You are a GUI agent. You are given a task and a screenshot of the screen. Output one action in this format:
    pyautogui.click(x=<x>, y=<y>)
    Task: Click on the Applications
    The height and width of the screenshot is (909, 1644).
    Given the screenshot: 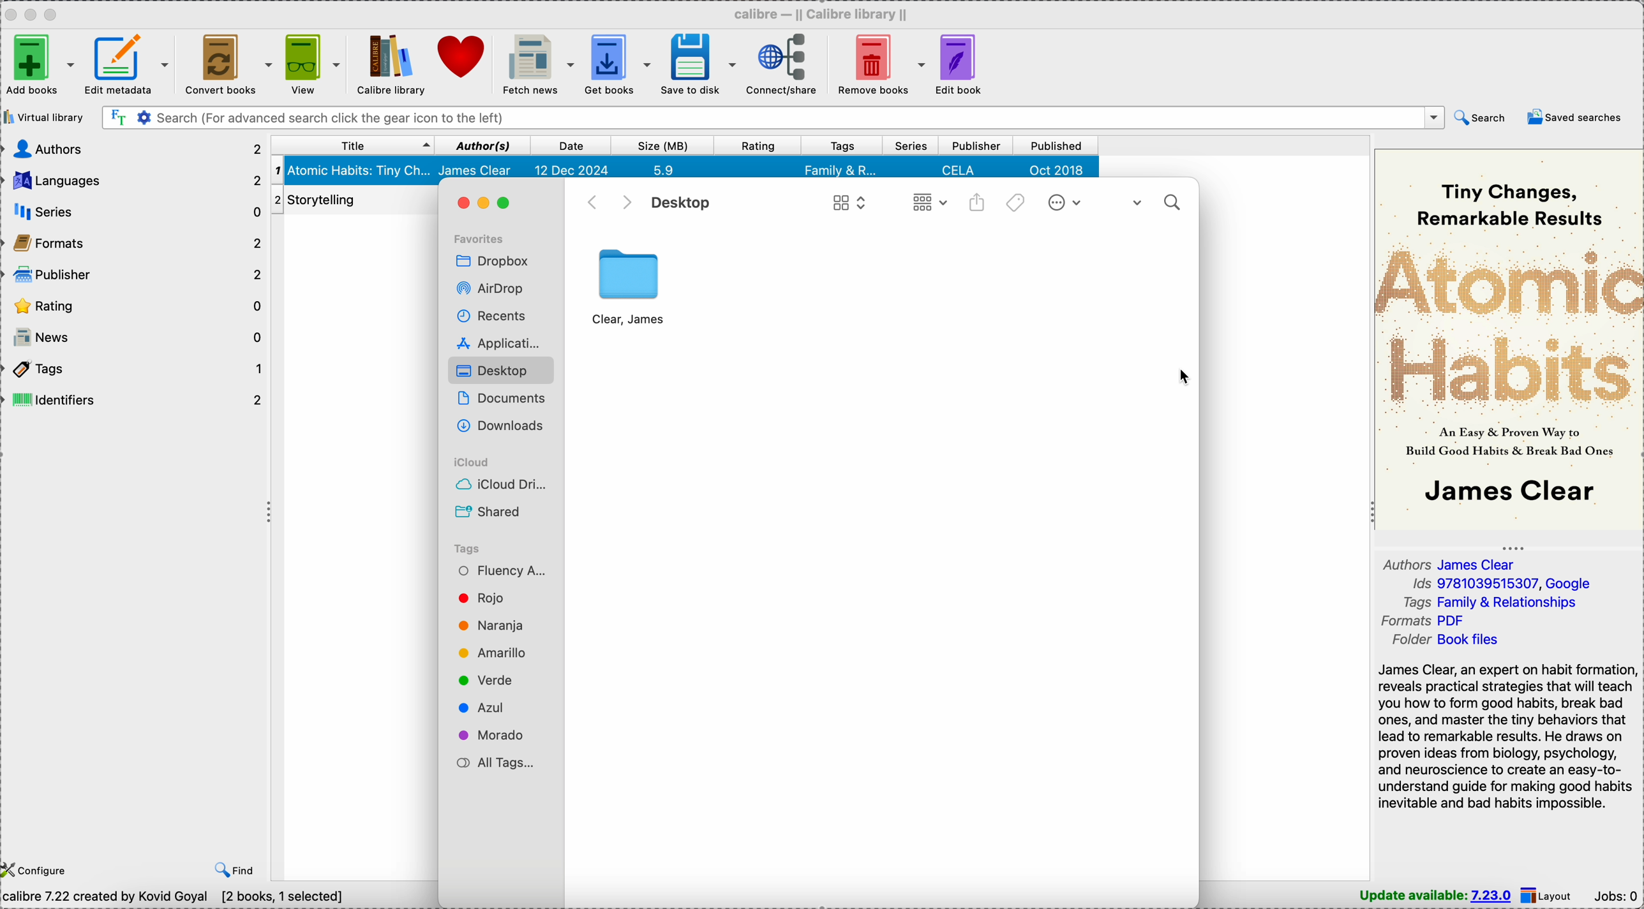 What is the action you would take?
    pyautogui.click(x=499, y=341)
    